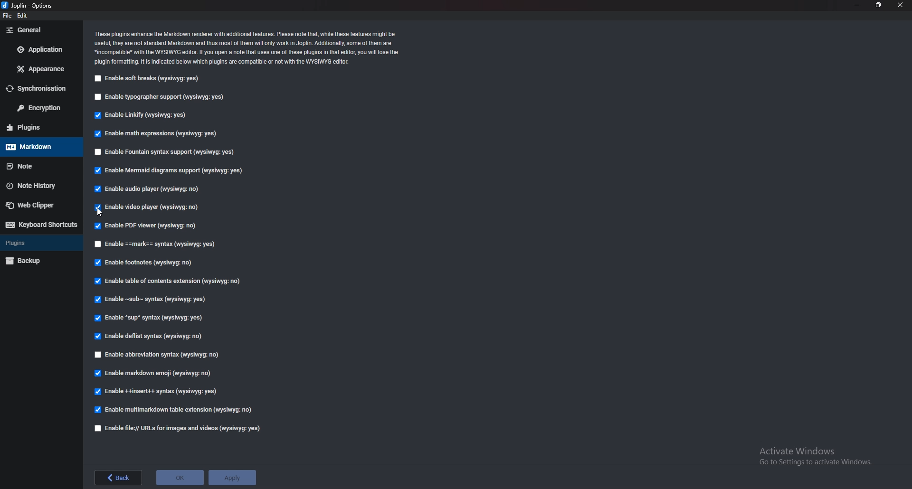 This screenshot has height=489, width=912. Describe the element at coordinates (152, 301) in the screenshot. I see `Enable sub syntax (wysiqyg:yes)` at that location.